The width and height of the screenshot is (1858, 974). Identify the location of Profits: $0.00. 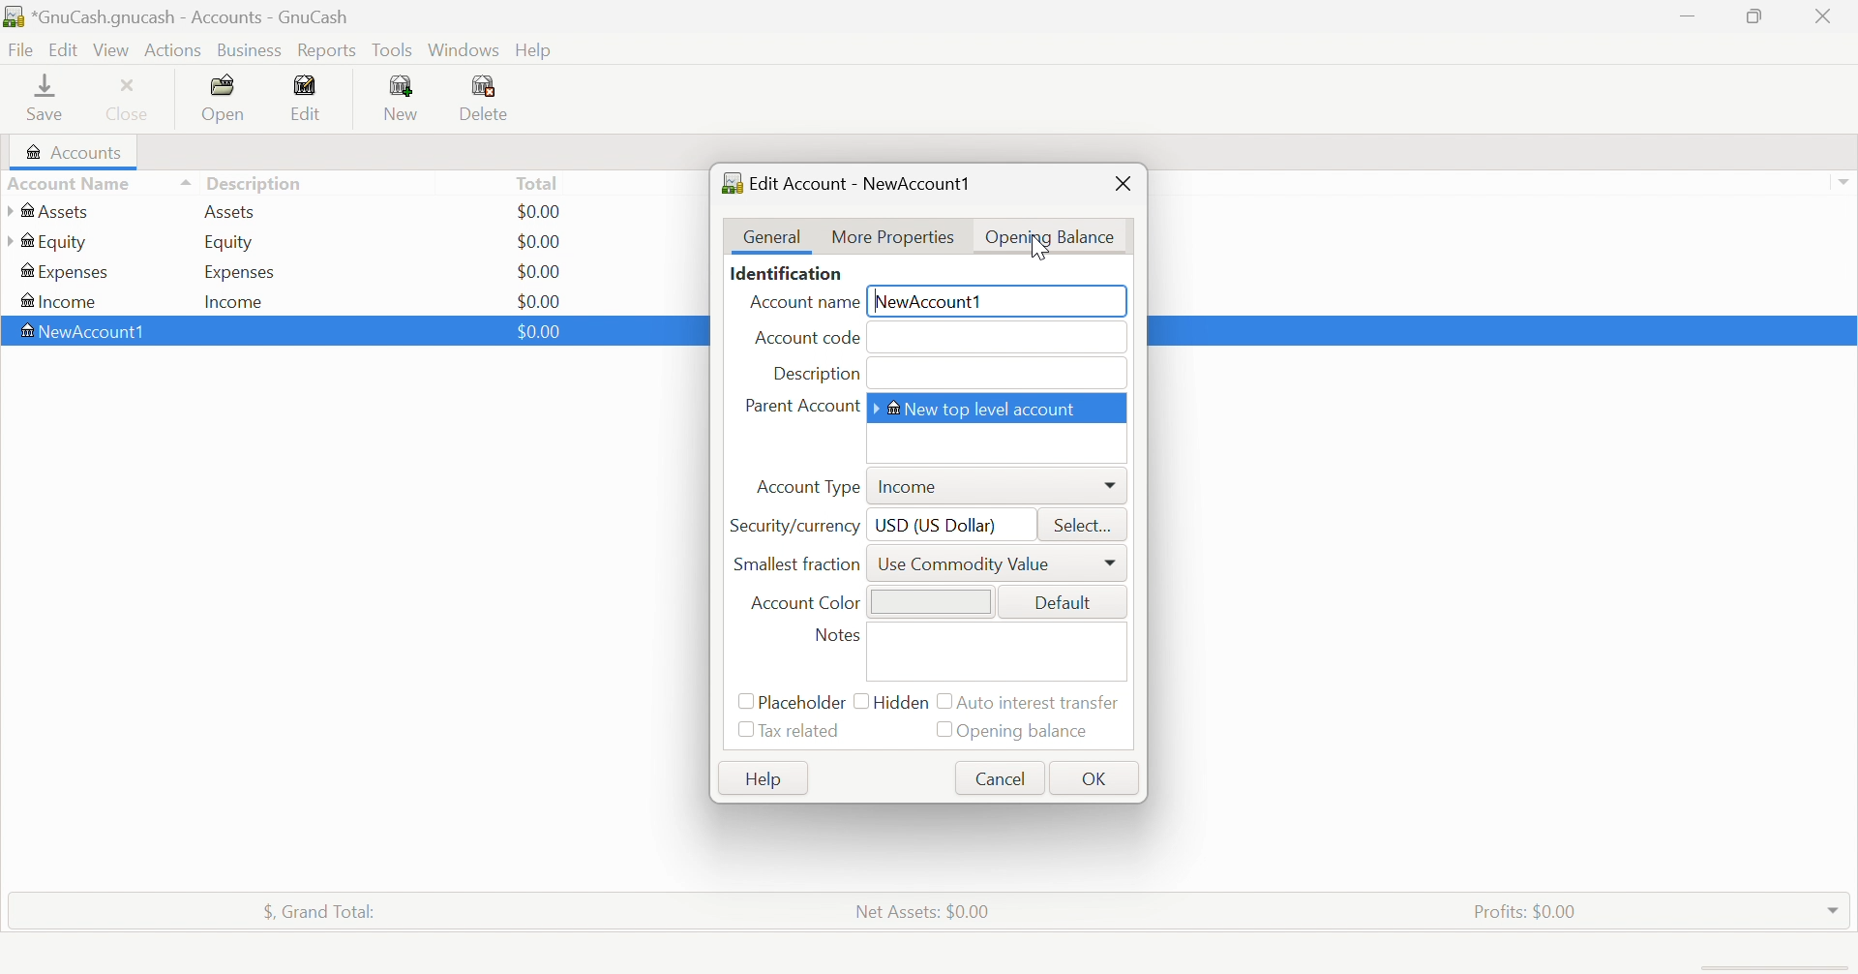
(1524, 909).